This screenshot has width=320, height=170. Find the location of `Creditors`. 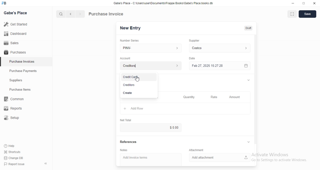

Creditors is located at coordinates (139, 85).